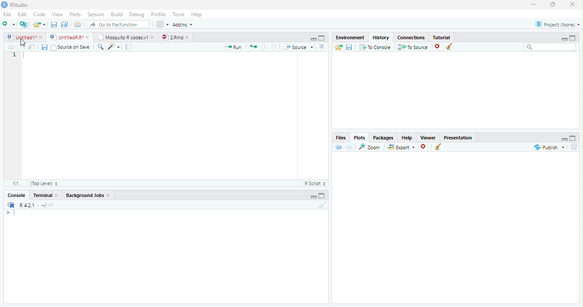 The height and width of the screenshot is (307, 583). What do you see at coordinates (350, 47) in the screenshot?
I see `Save File` at bounding box center [350, 47].